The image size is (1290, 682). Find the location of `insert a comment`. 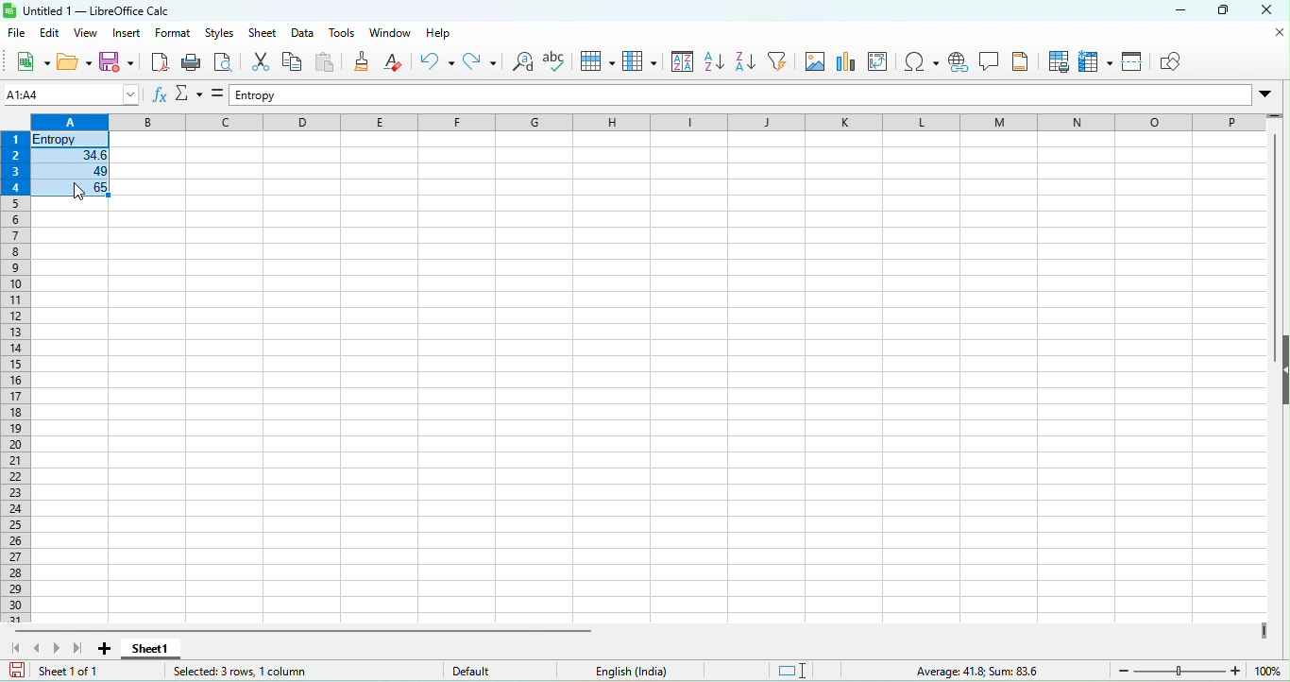

insert a comment is located at coordinates (993, 63).